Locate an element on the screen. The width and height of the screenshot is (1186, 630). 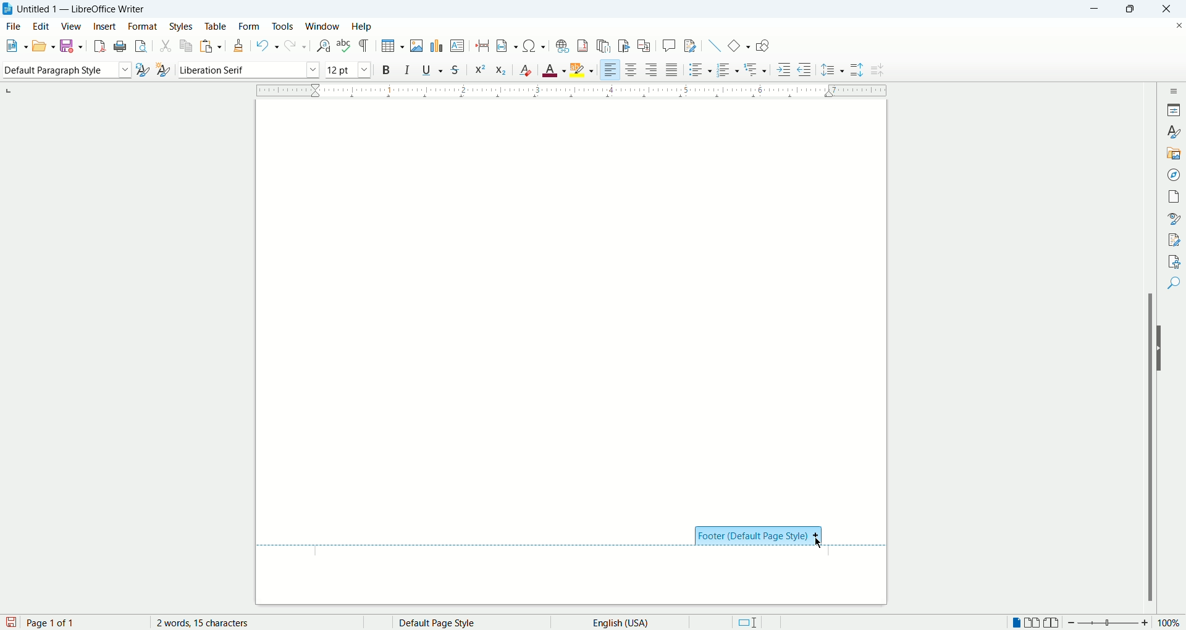
save is located at coordinates (11, 621).